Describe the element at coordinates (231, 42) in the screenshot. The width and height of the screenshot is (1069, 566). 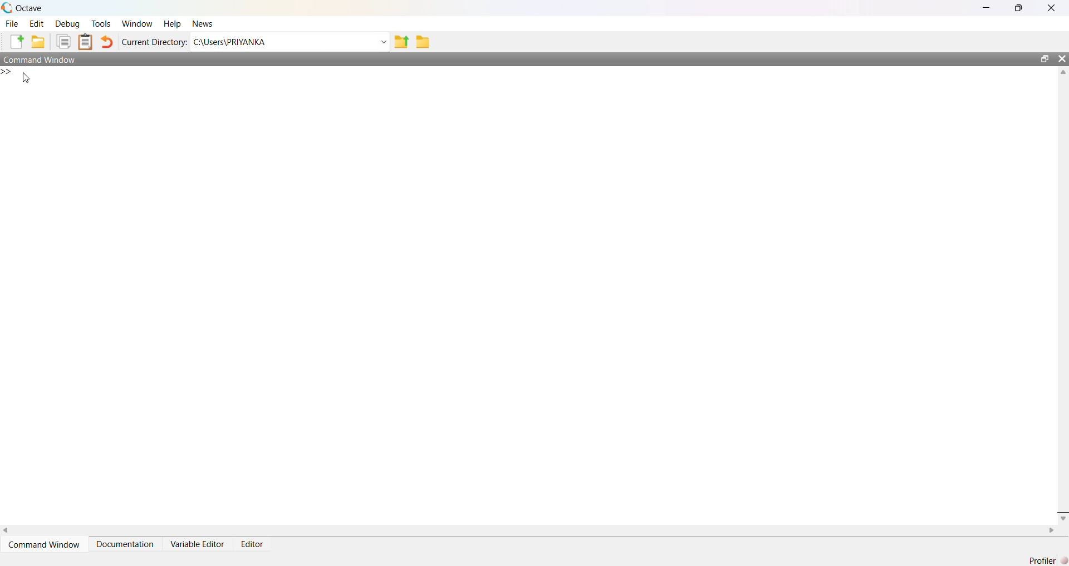
I see `C:\Users\PRIYANKA` at that location.